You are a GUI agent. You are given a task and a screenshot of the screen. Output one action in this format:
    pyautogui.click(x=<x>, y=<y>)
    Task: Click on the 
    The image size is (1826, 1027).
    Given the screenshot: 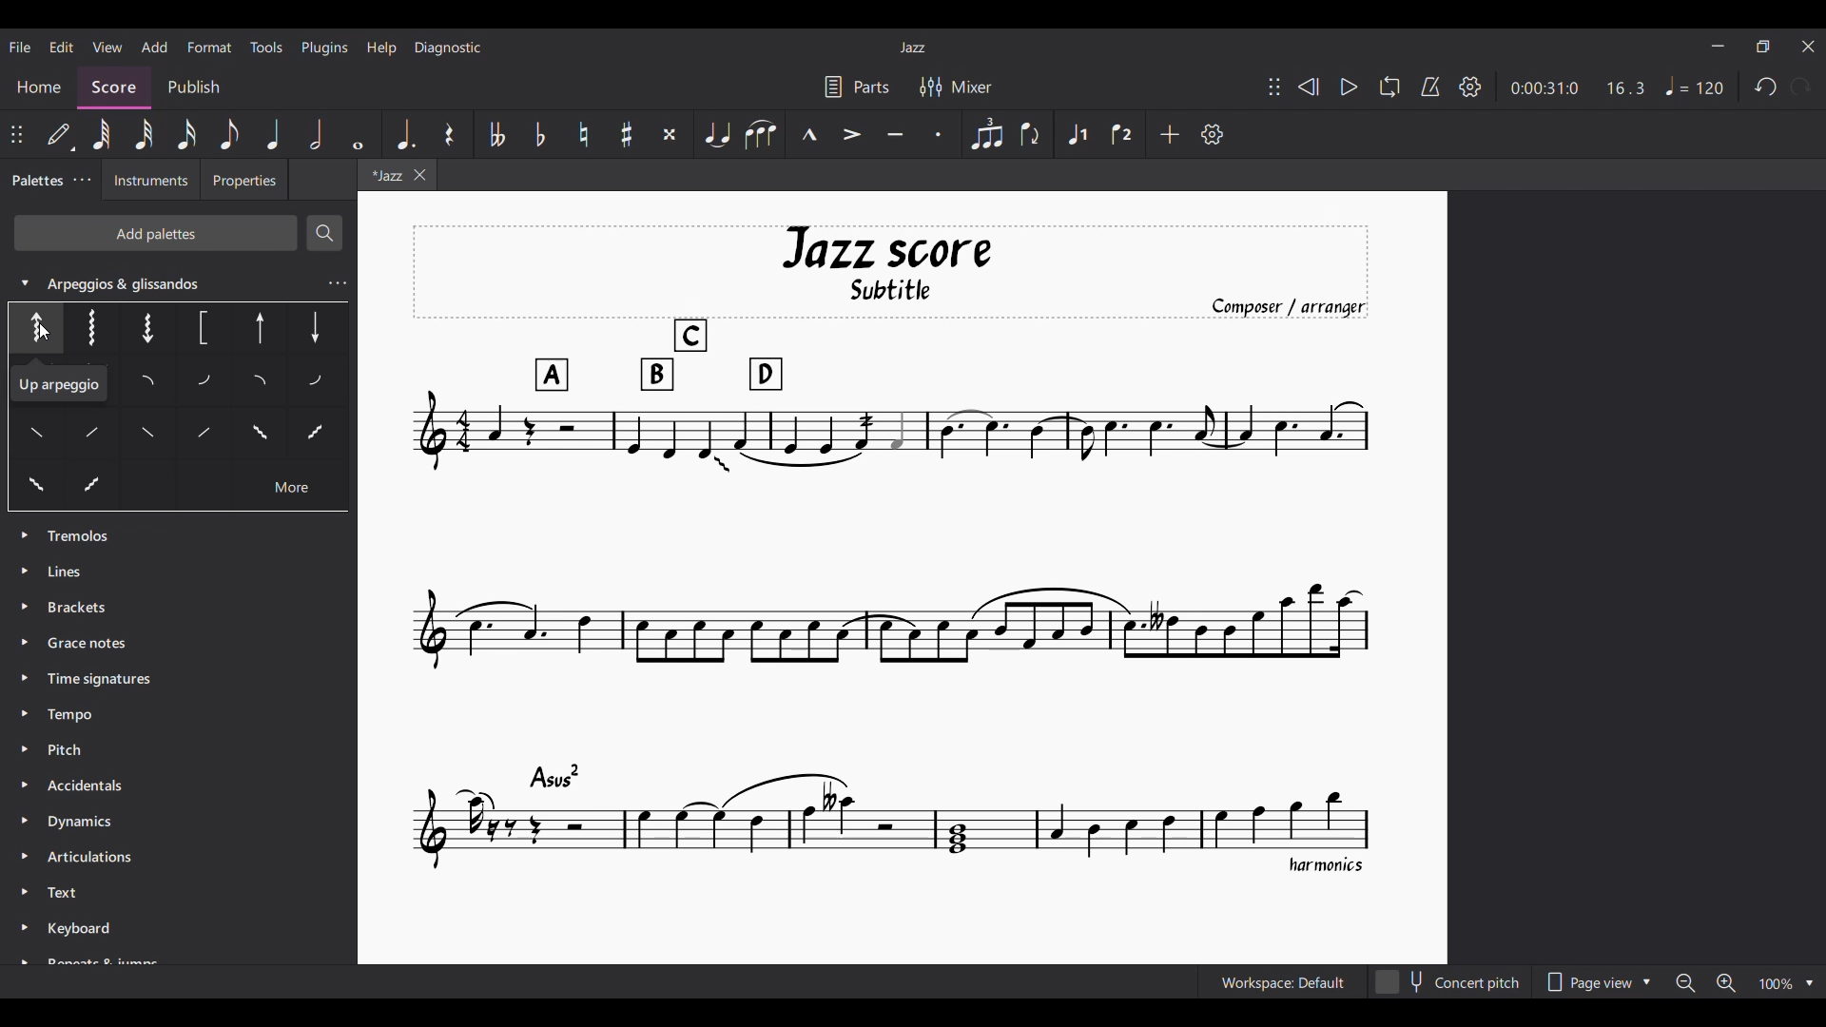 What is the action you would take?
    pyautogui.click(x=261, y=431)
    